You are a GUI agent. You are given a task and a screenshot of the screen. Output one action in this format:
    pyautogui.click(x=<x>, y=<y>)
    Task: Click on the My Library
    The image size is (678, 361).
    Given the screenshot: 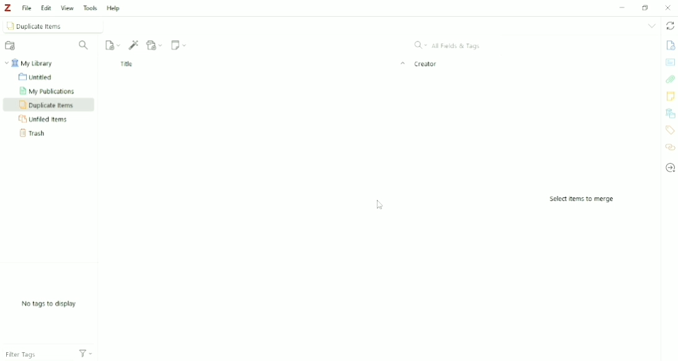 What is the action you would take?
    pyautogui.click(x=32, y=63)
    